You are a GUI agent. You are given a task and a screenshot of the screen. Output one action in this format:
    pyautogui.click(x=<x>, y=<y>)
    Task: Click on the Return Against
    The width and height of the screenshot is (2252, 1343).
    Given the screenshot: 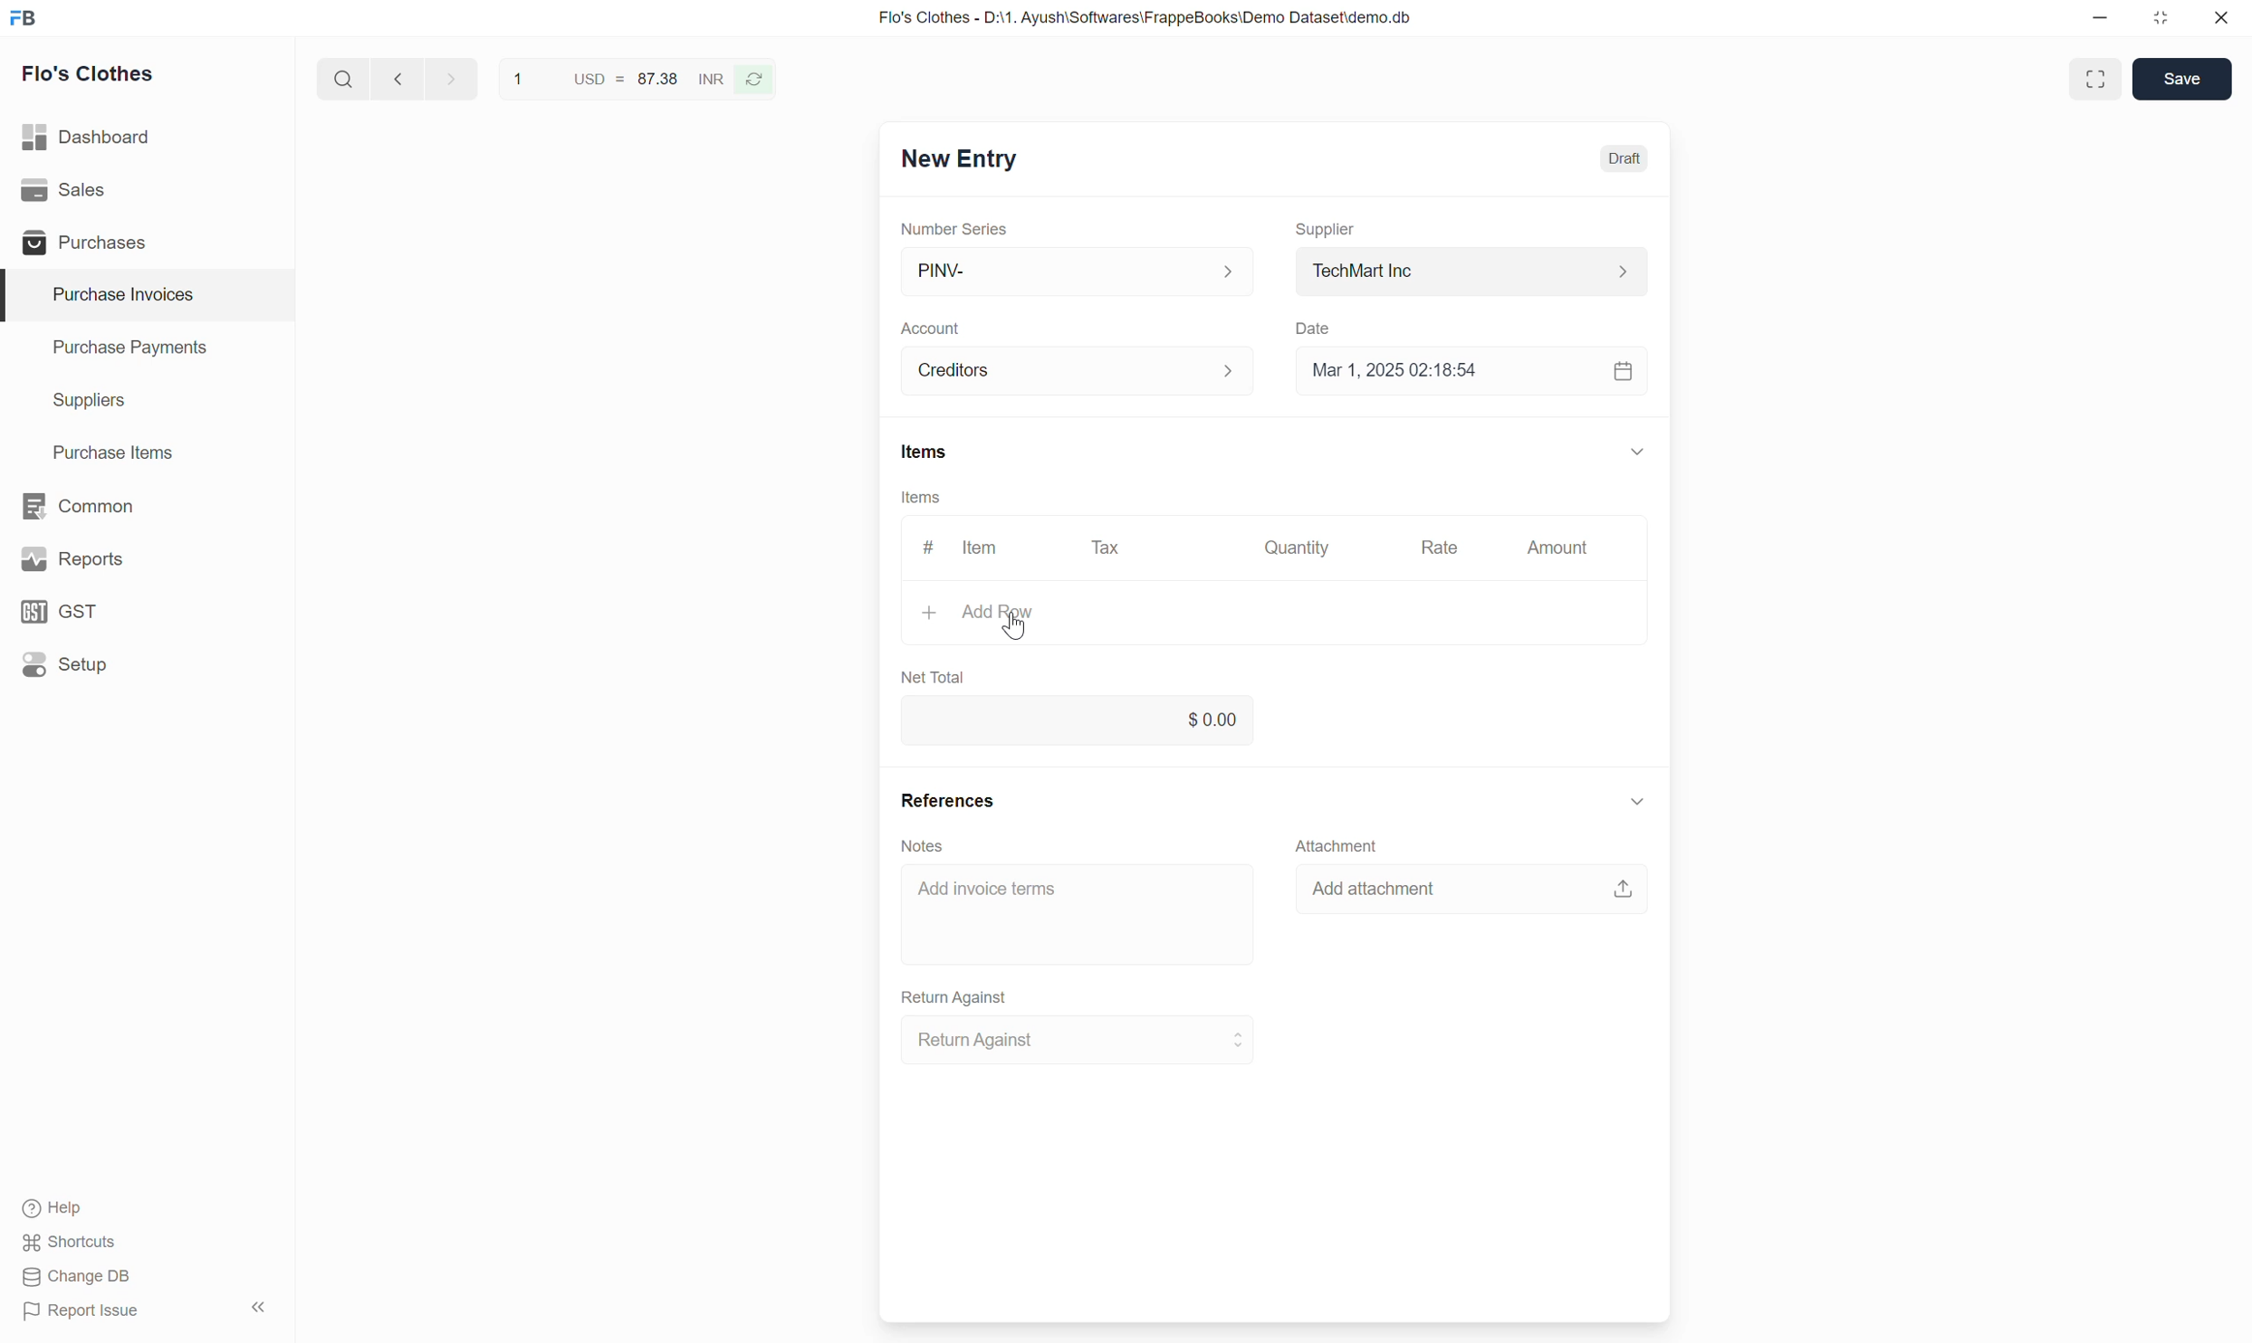 What is the action you would take?
    pyautogui.click(x=955, y=998)
    